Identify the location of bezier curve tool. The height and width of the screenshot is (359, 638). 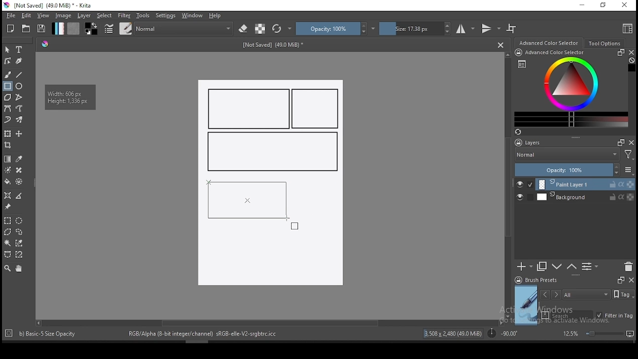
(7, 109).